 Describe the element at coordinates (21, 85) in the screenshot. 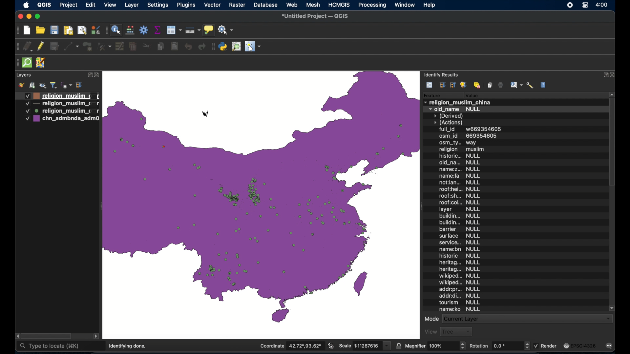

I see `open styling panel ` at that location.